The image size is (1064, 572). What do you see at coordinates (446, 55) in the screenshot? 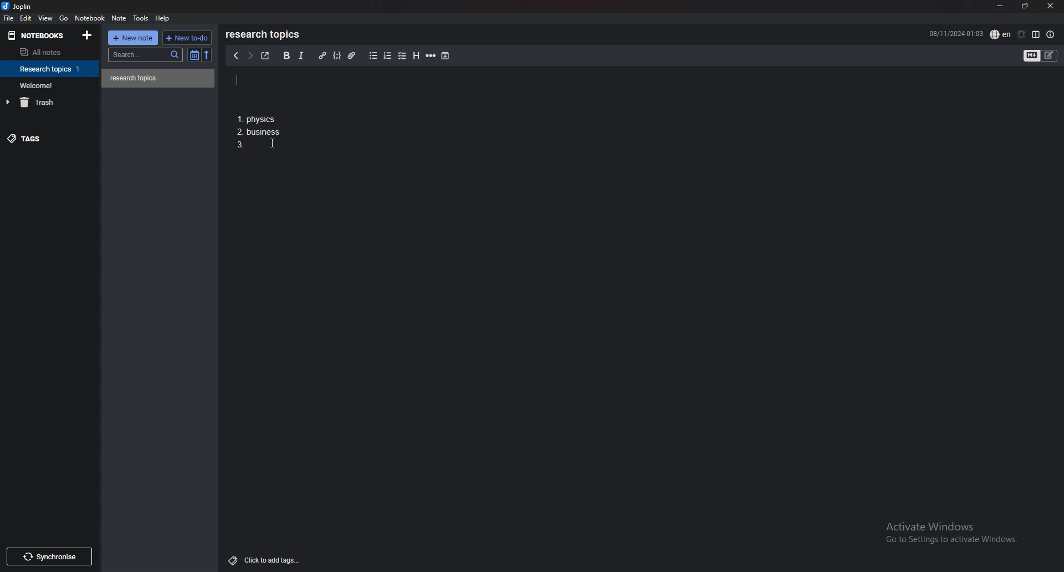
I see `add time` at bounding box center [446, 55].